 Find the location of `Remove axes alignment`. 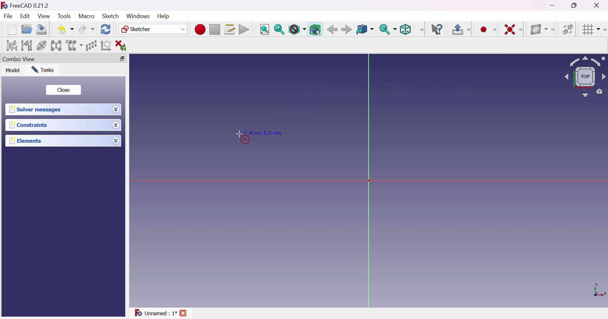

Remove axes alignment is located at coordinates (106, 45).